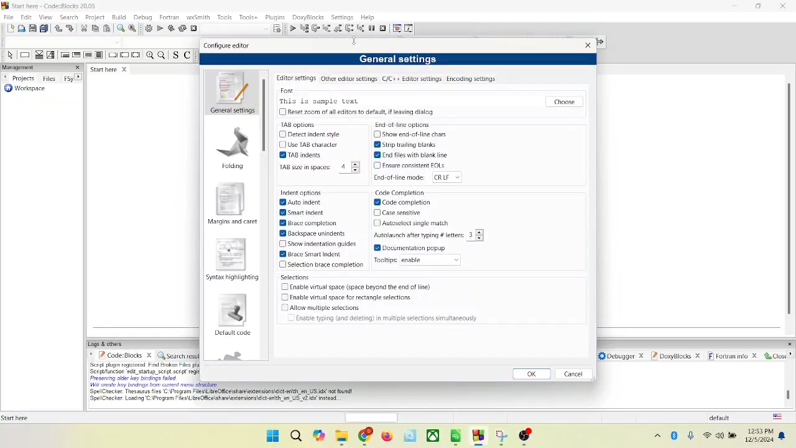  What do you see at coordinates (285, 90) in the screenshot?
I see `font` at bounding box center [285, 90].